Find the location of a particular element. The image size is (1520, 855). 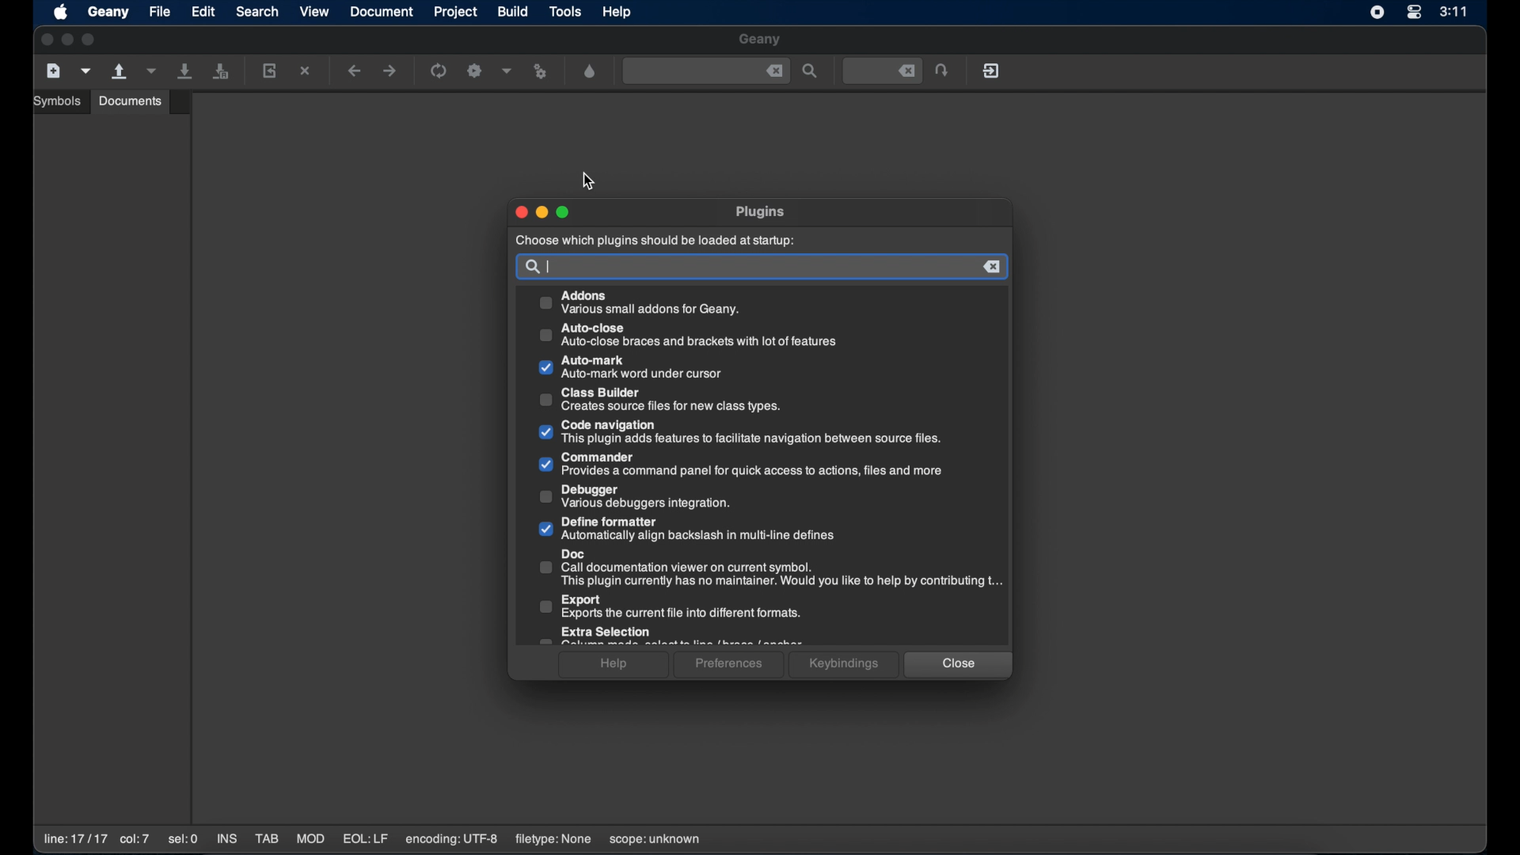

Addons Various small addons for Geany. is located at coordinates (648, 305).